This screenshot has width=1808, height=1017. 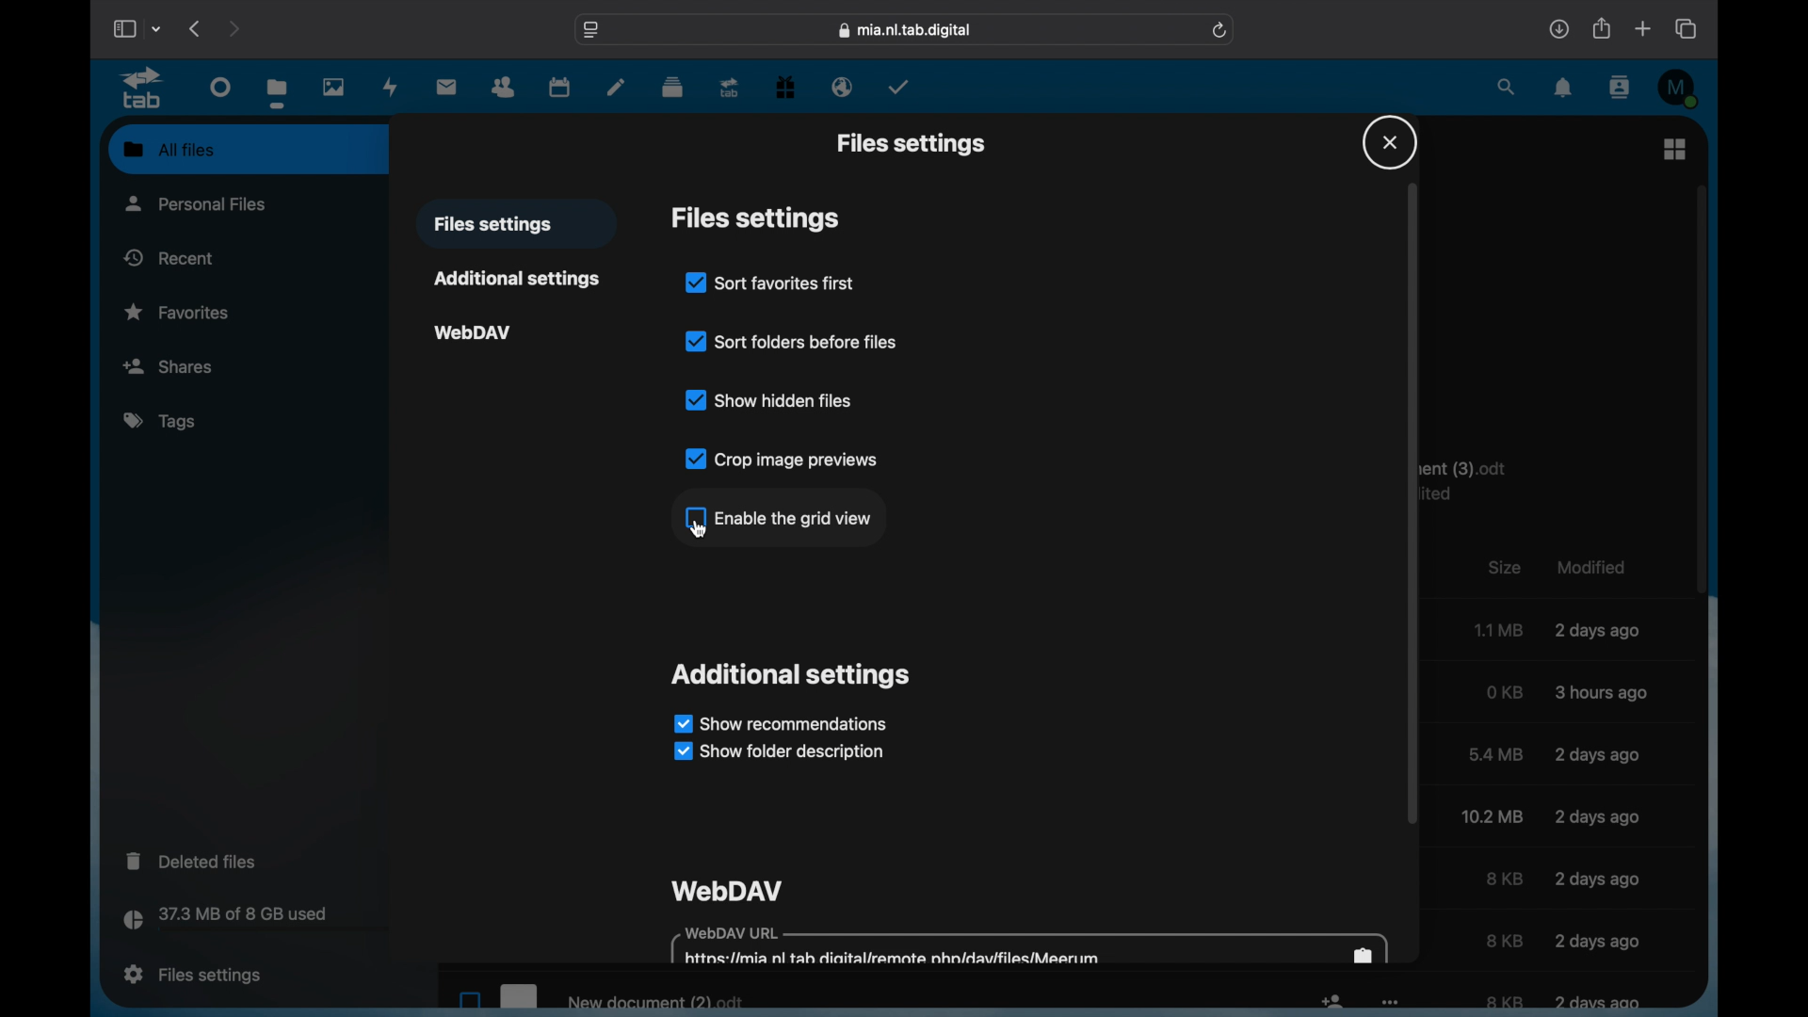 I want to click on modified, so click(x=1598, y=1002).